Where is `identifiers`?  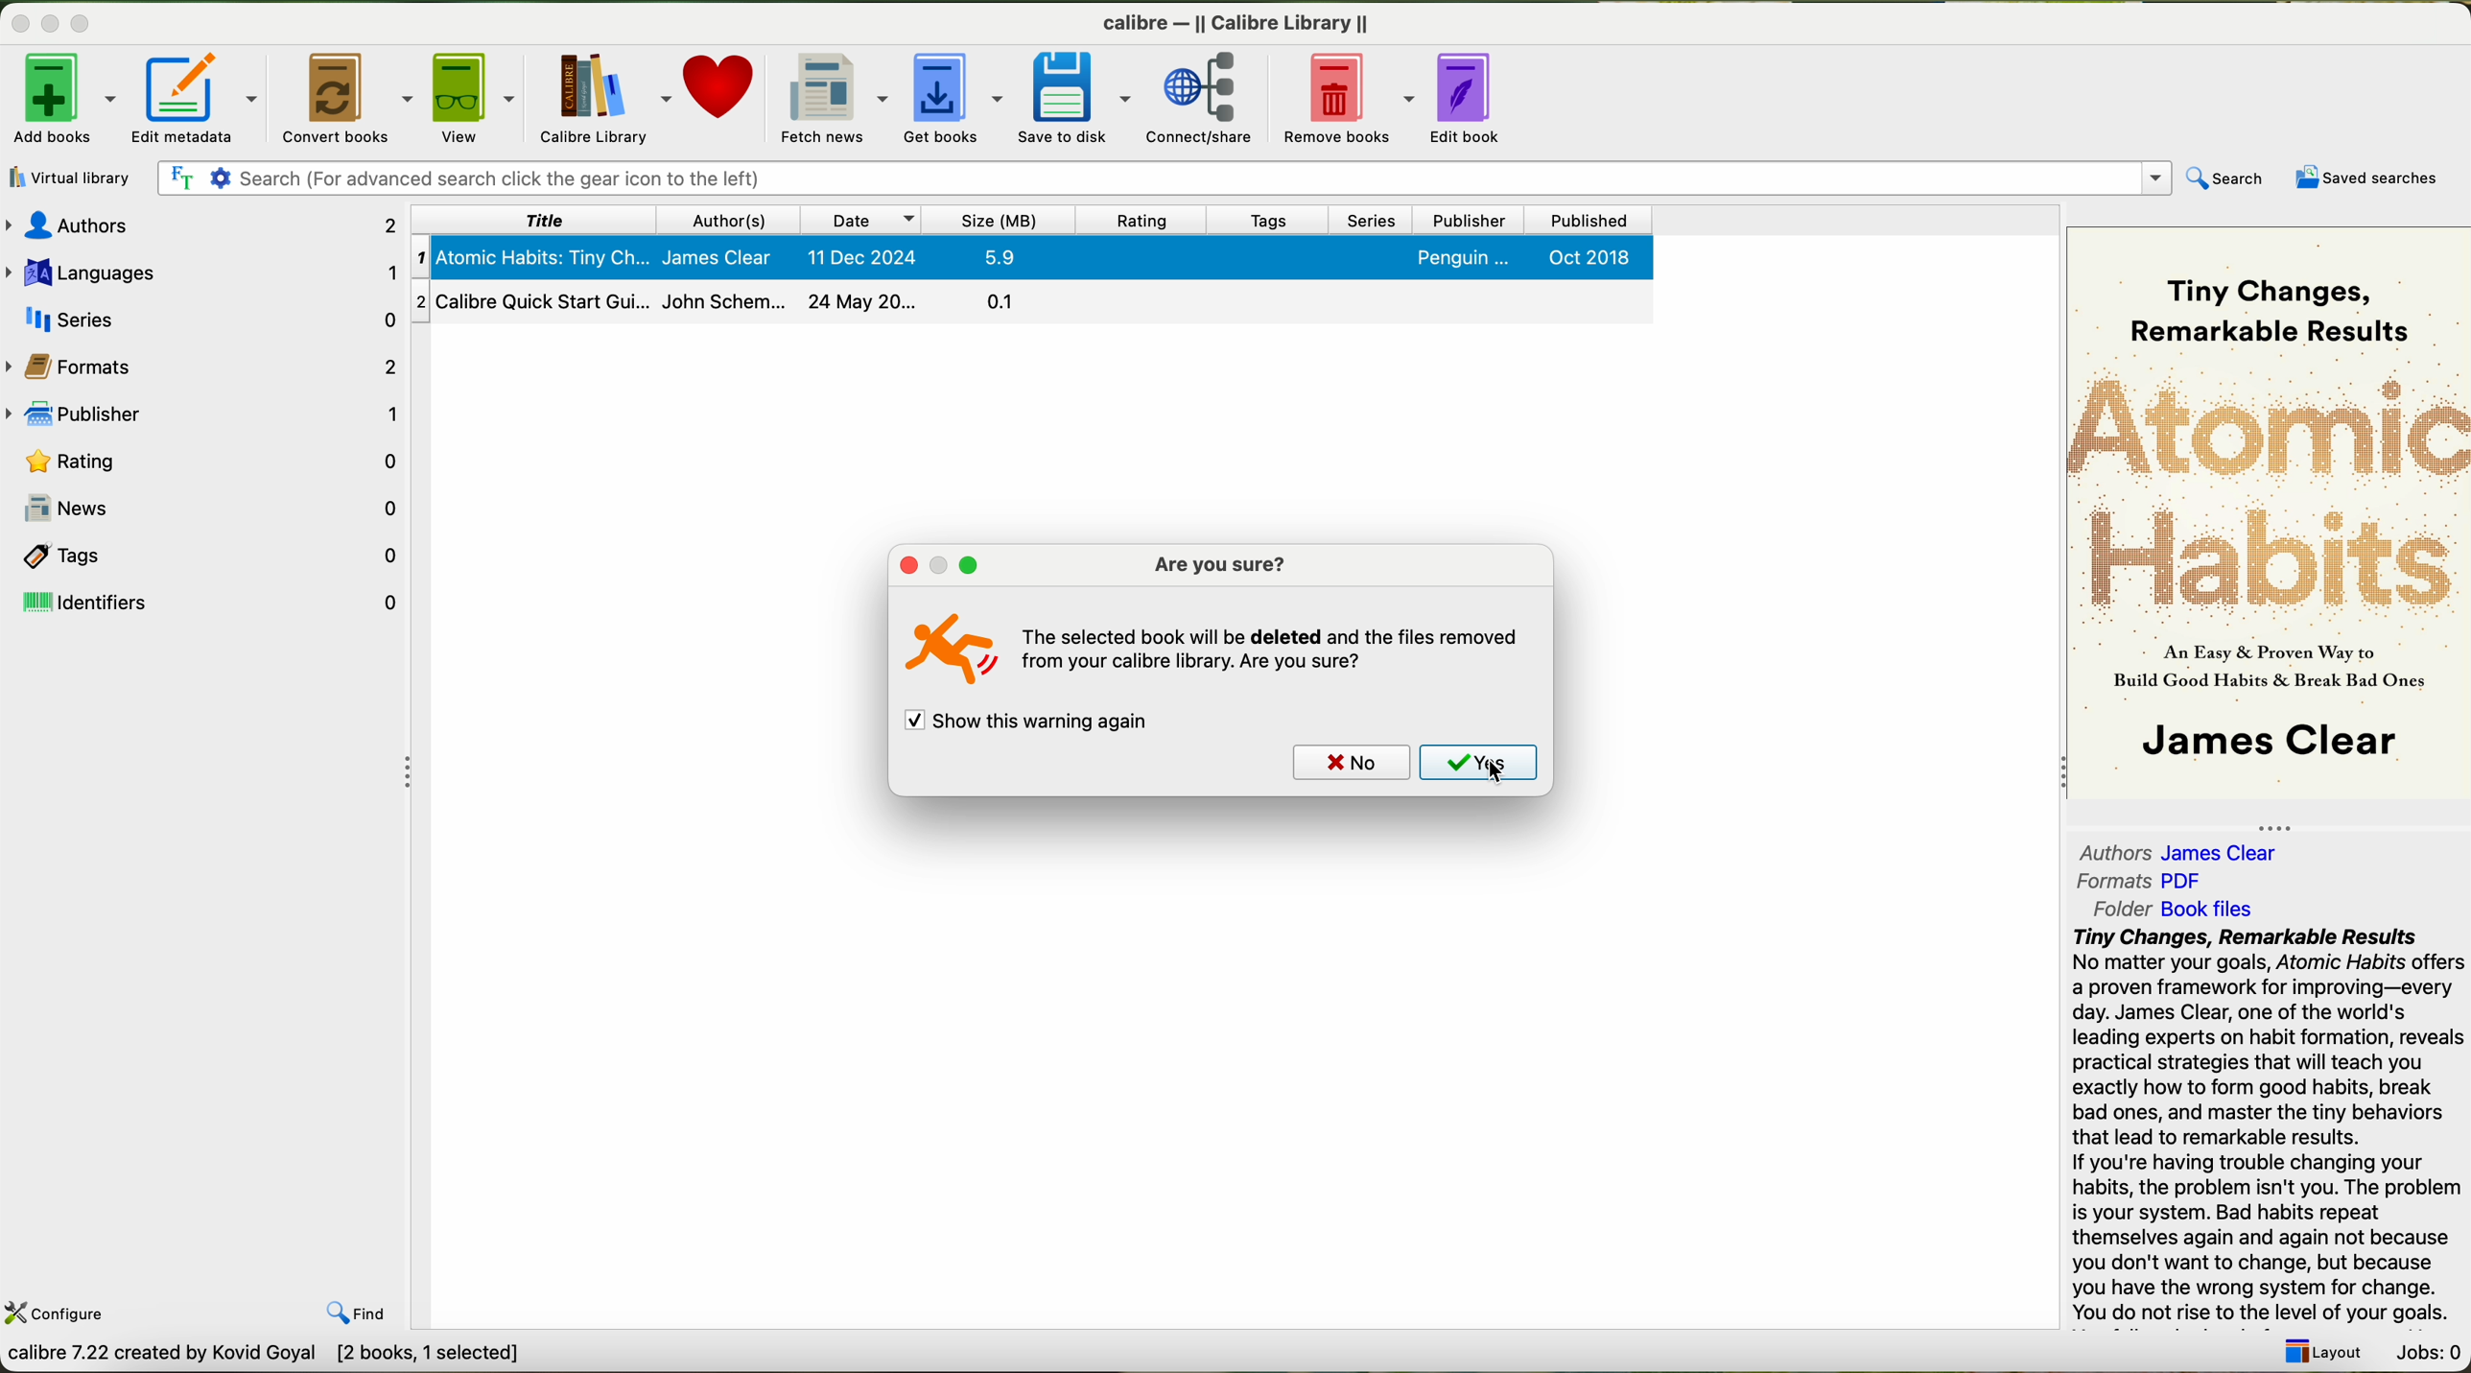 identifiers is located at coordinates (205, 604).